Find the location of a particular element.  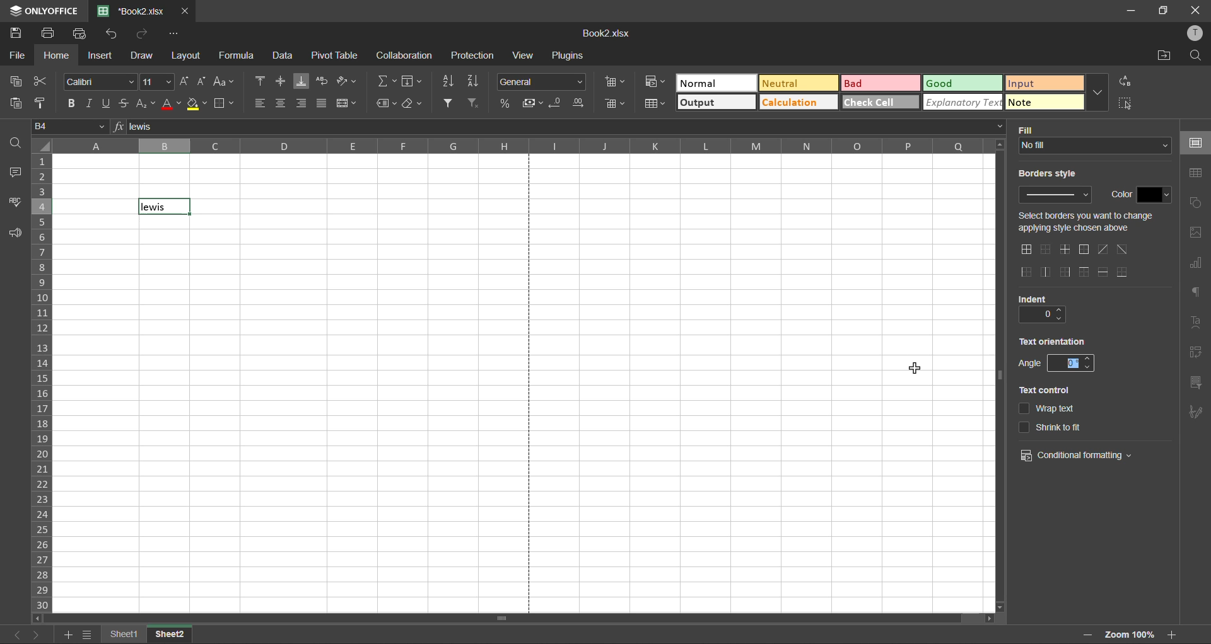

no borders is located at coordinates (1044, 248).